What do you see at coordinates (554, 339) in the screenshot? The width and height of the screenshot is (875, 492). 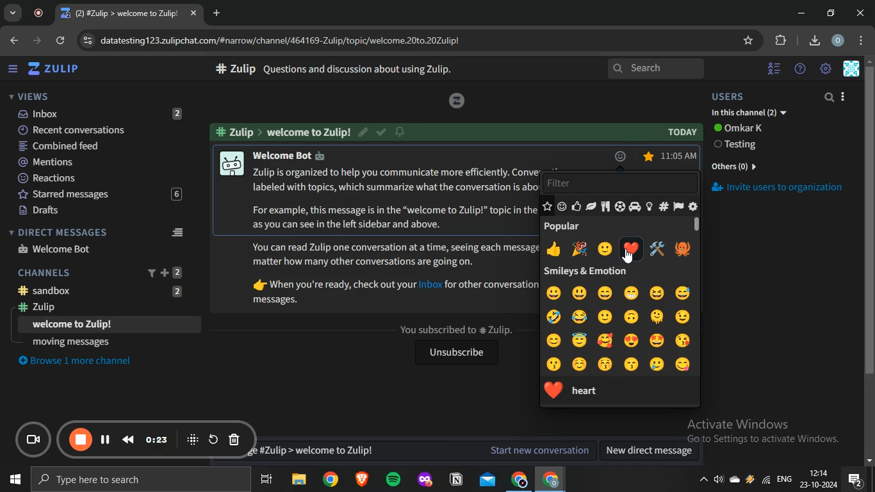 I see `blush` at bounding box center [554, 339].